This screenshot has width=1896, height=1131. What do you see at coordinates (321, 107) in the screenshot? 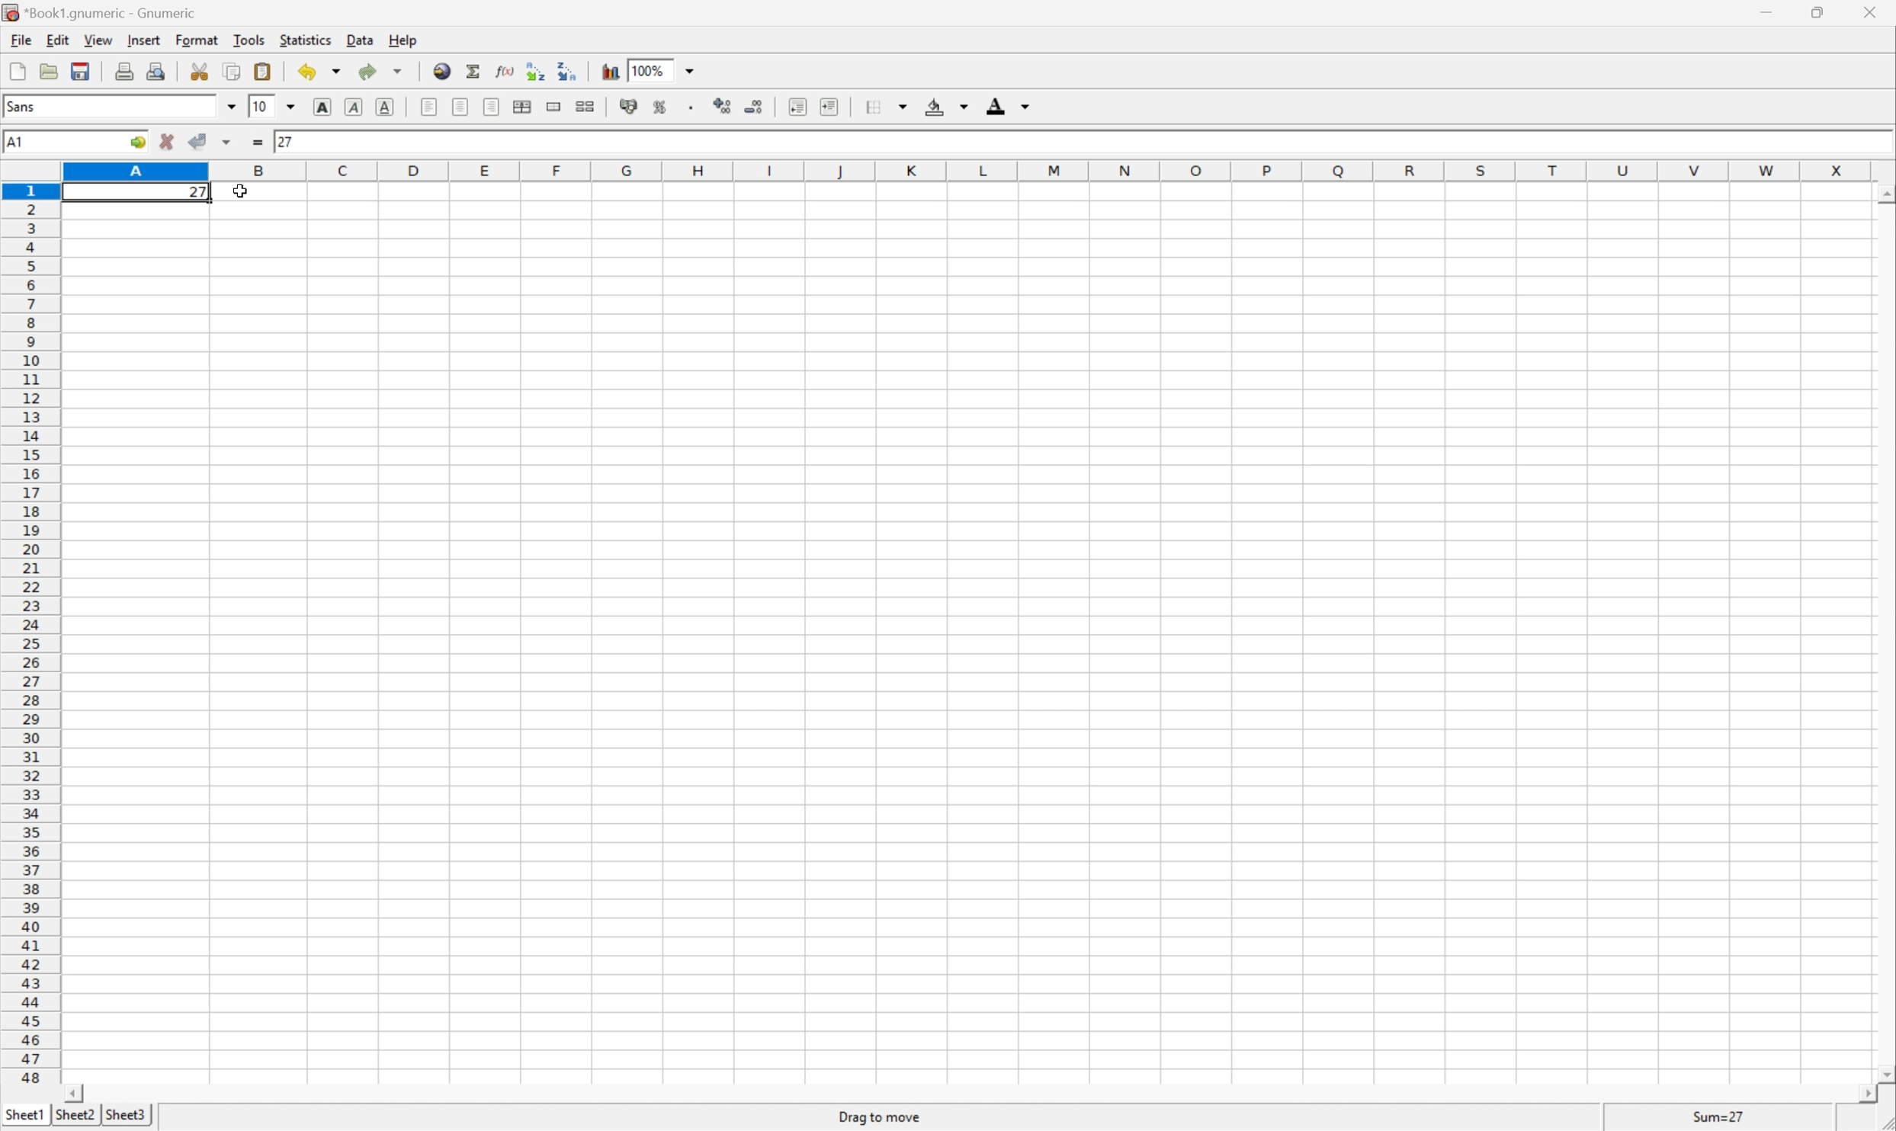
I see `Bold` at bounding box center [321, 107].